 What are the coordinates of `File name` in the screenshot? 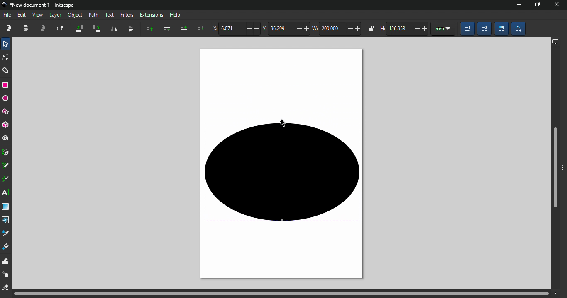 It's located at (39, 5).